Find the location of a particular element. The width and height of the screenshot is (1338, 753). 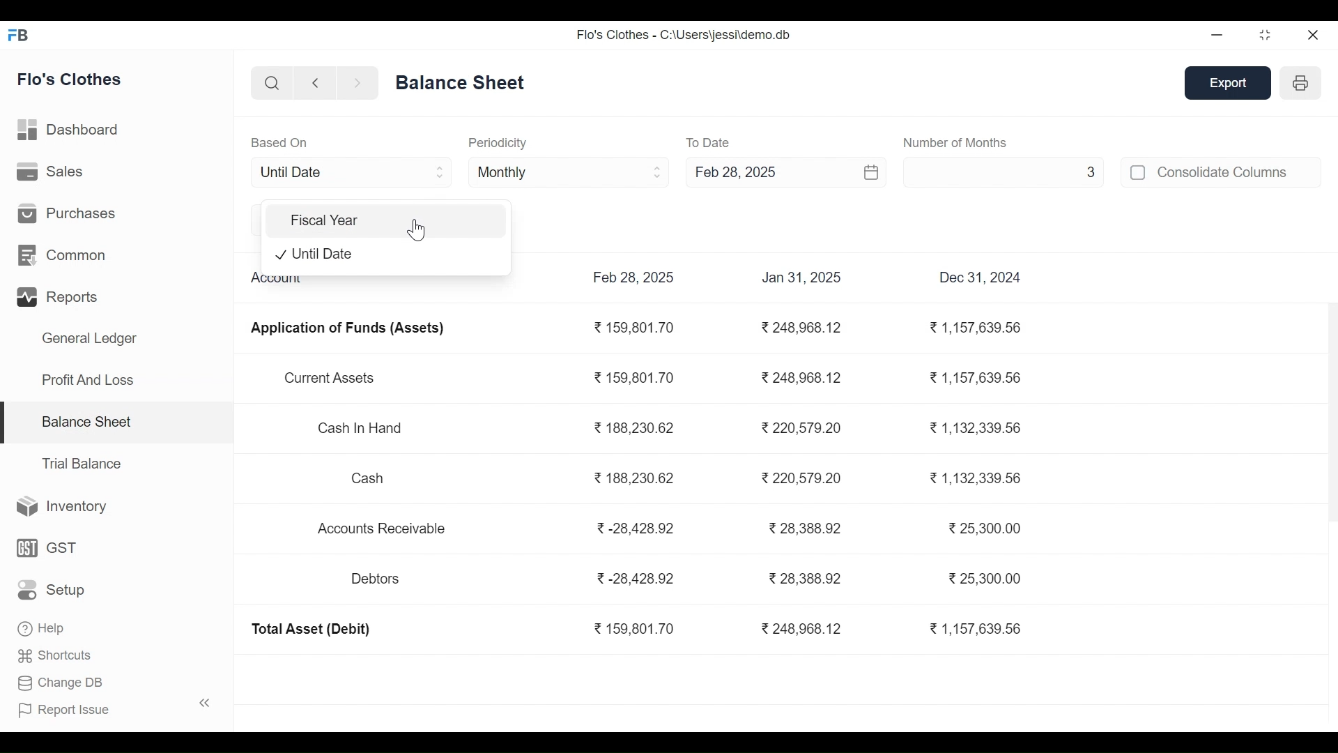

248,968.12 is located at coordinates (803, 630).